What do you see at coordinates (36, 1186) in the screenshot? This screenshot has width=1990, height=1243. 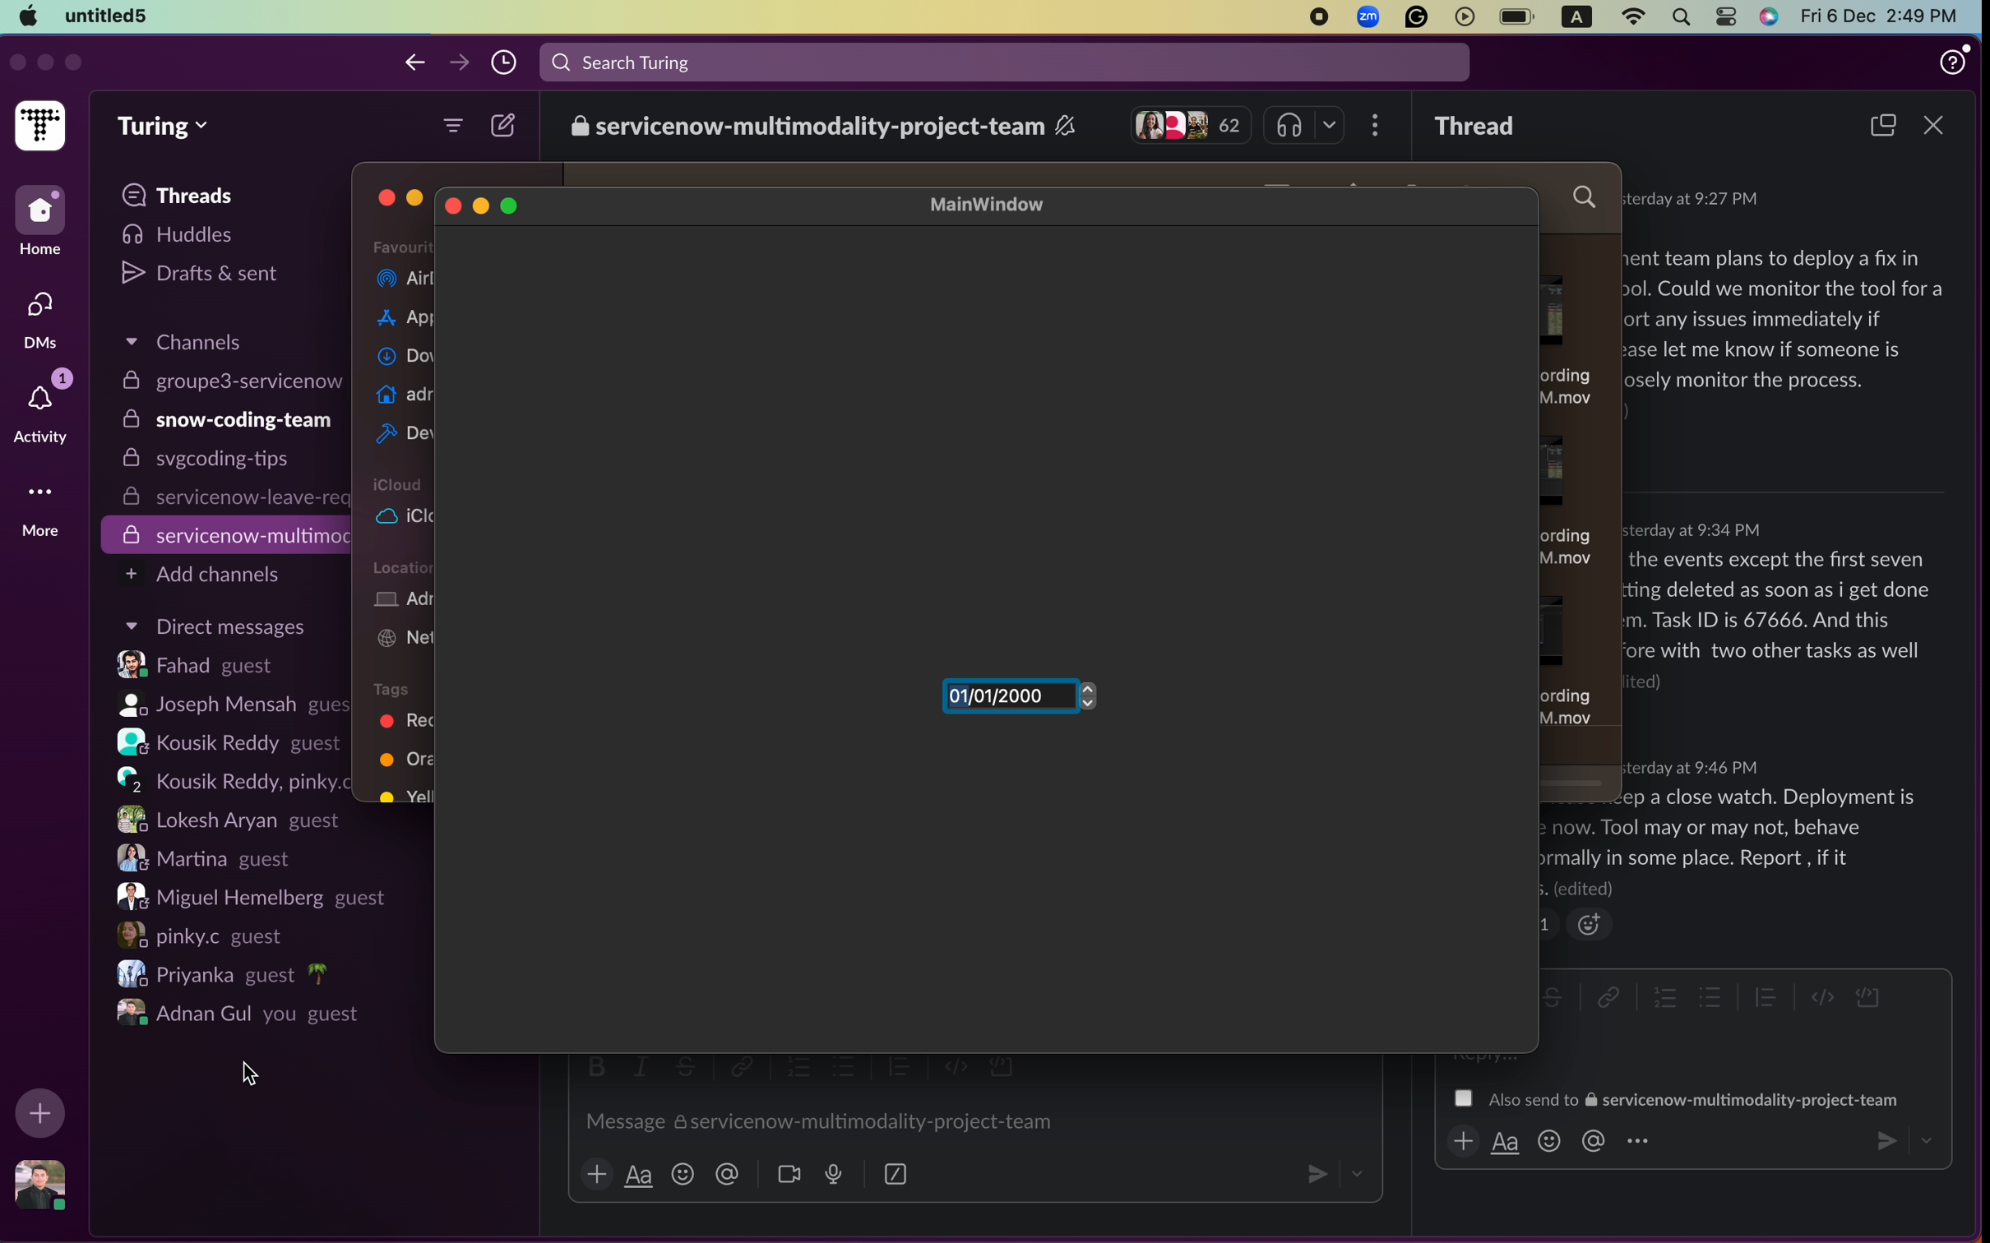 I see `image` at bounding box center [36, 1186].